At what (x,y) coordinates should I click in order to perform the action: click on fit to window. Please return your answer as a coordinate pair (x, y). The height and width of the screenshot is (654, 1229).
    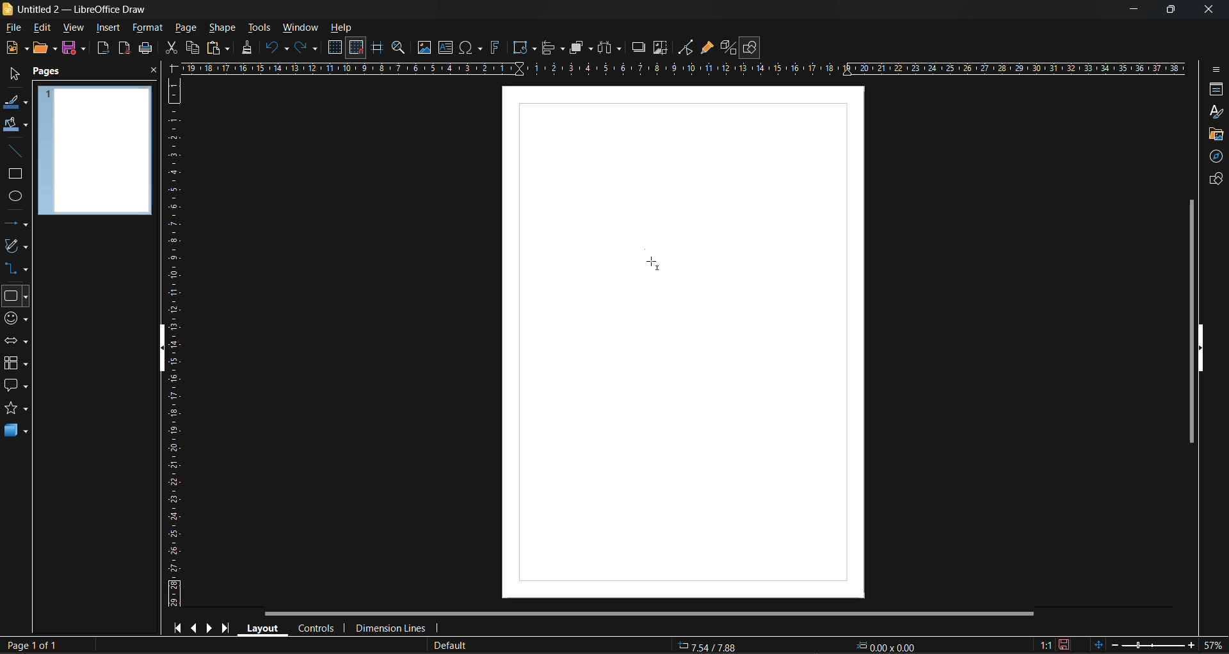
    Looking at the image, I should click on (1098, 644).